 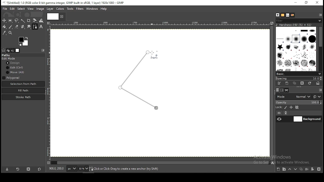 I want to click on file, so click(x=5, y=9).